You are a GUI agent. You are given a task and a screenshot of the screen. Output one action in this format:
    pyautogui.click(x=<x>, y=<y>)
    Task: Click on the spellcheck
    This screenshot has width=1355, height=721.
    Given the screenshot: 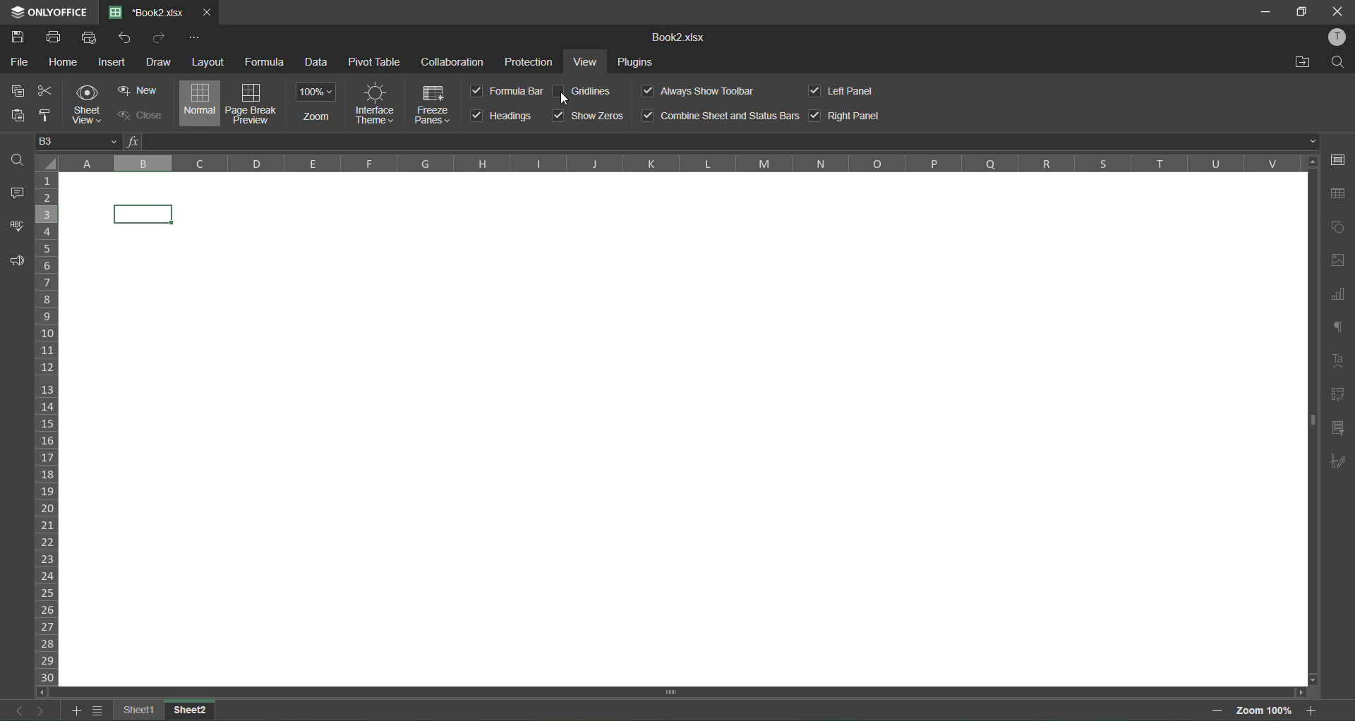 What is the action you would take?
    pyautogui.click(x=14, y=231)
    